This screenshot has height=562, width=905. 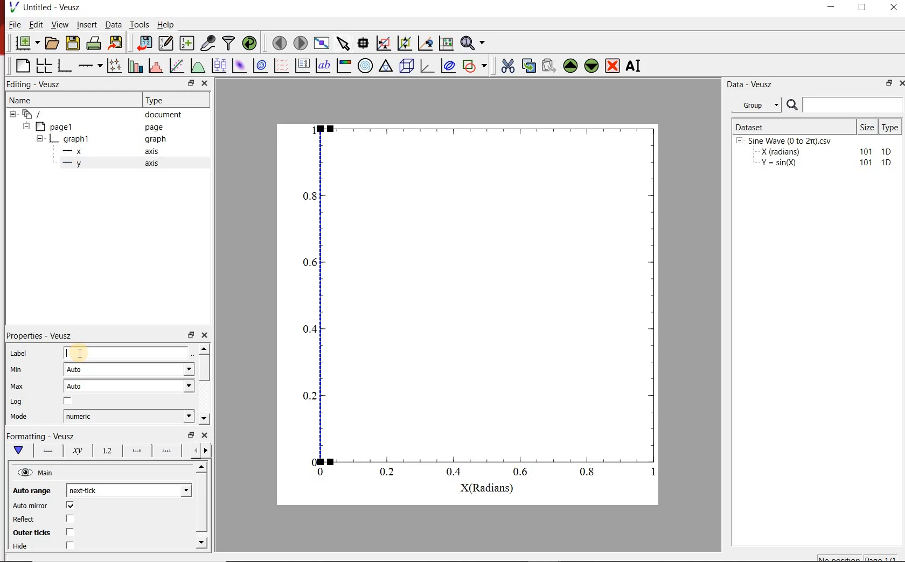 What do you see at coordinates (137, 65) in the screenshot?
I see `plot bar charts` at bounding box center [137, 65].